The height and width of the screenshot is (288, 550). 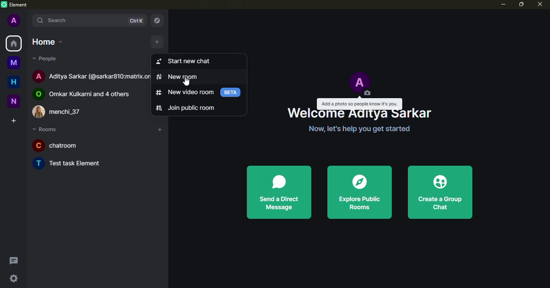 I want to click on now lets help you get started, so click(x=360, y=129).